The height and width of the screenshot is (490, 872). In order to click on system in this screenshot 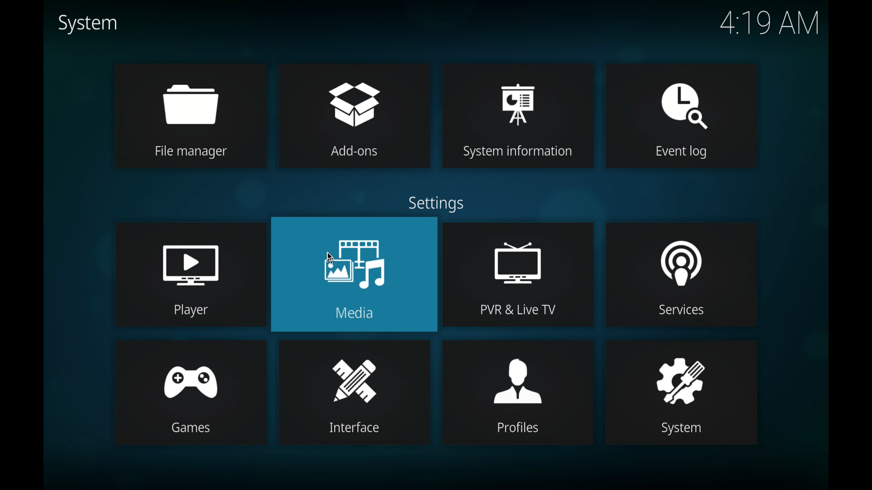, I will do `click(87, 24)`.